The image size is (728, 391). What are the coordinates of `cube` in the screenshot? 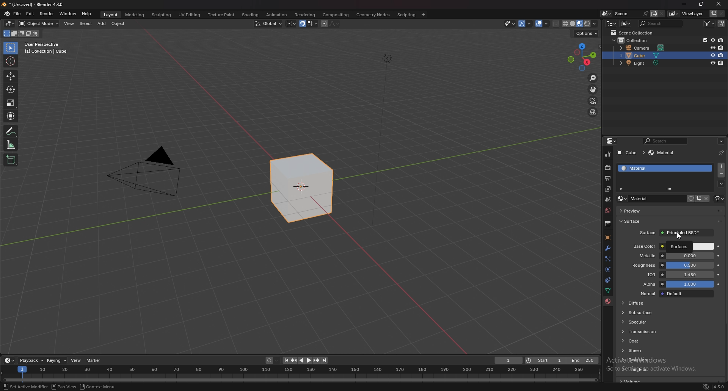 It's located at (630, 153).